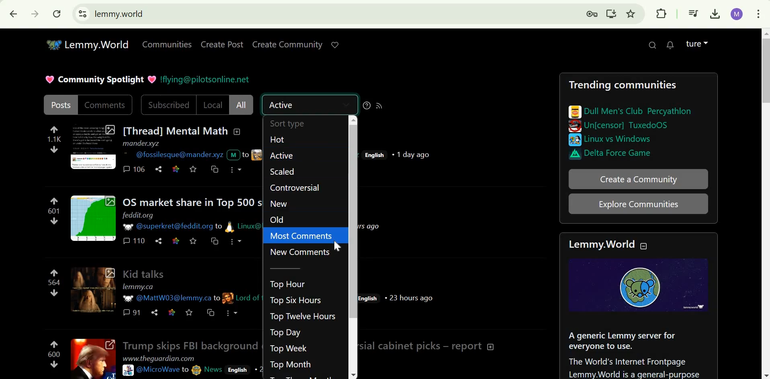  Describe the element at coordinates (101, 79) in the screenshot. I see `Community Spotlight` at that location.